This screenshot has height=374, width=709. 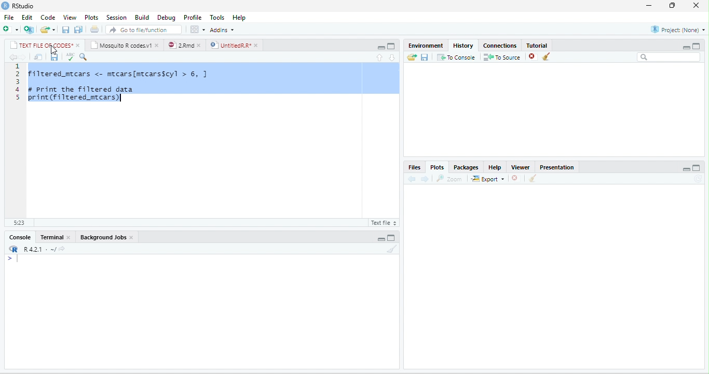 What do you see at coordinates (121, 45) in the screenshot?
I see `Mosquito R codes.v1` at bounding box center [121, 45].